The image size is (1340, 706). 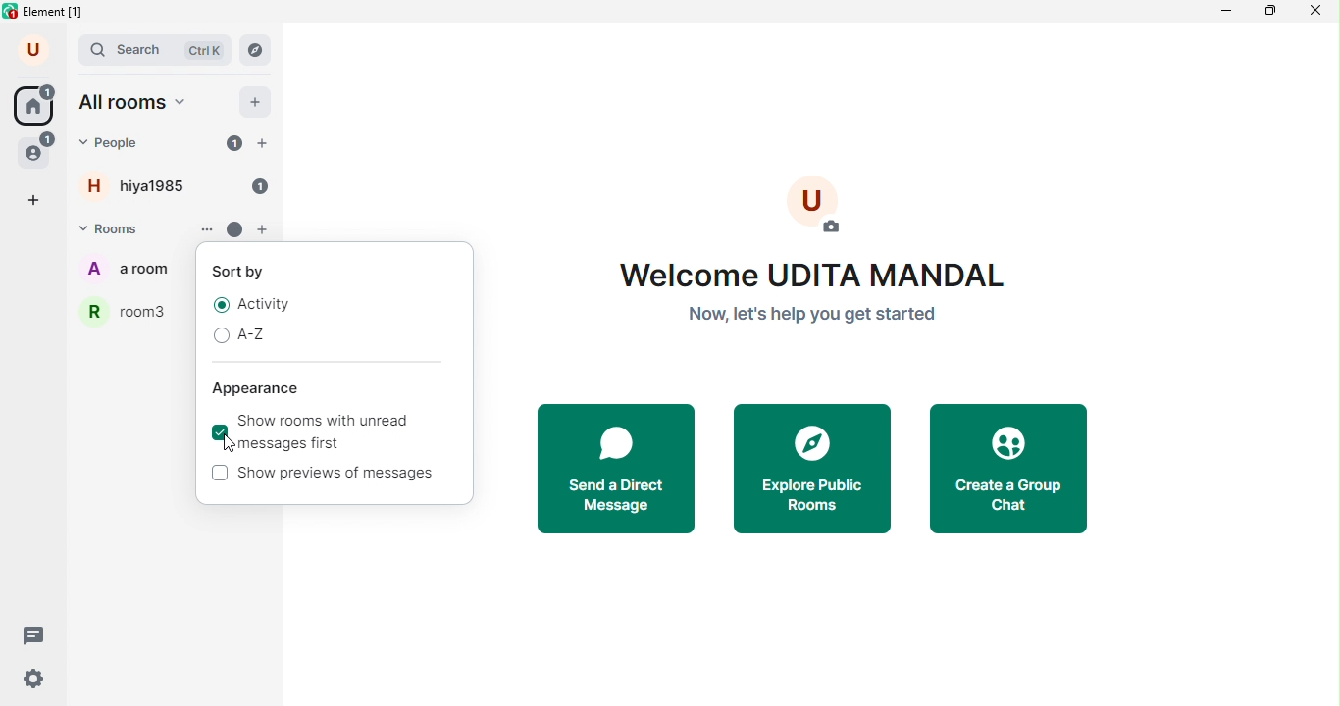 What do you see at coordinates (333, 433) in the screenshot?
I see `show rooms with unread messages first` at bounding box center [333, 433].